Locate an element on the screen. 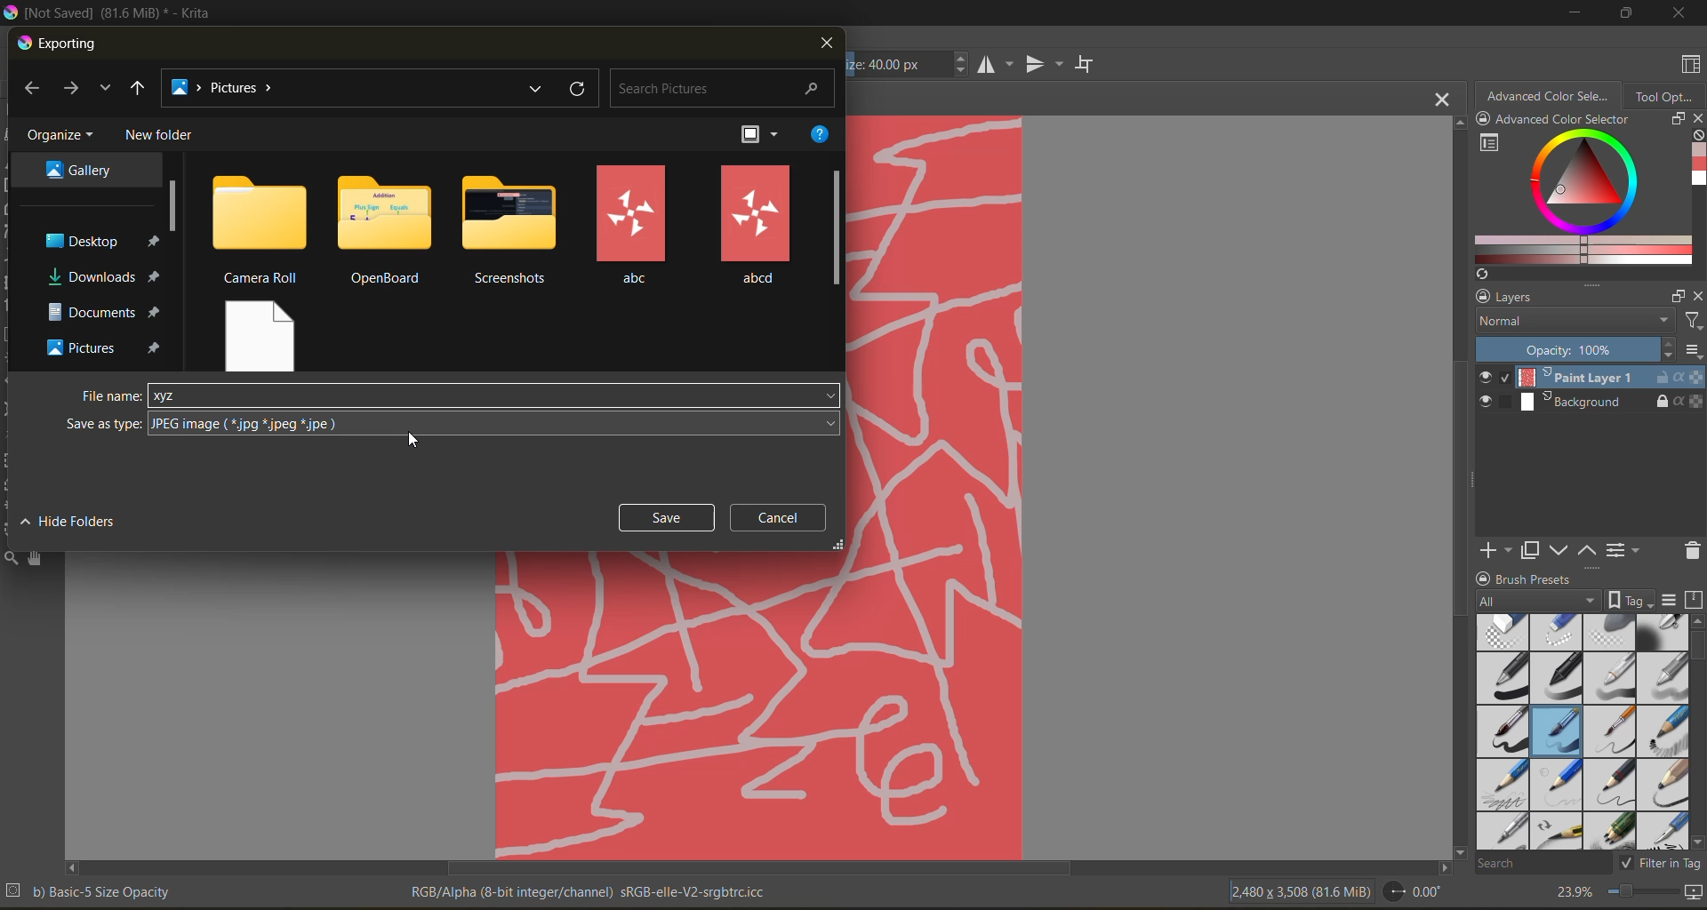  float docker is located at coordinates (1676, 118).